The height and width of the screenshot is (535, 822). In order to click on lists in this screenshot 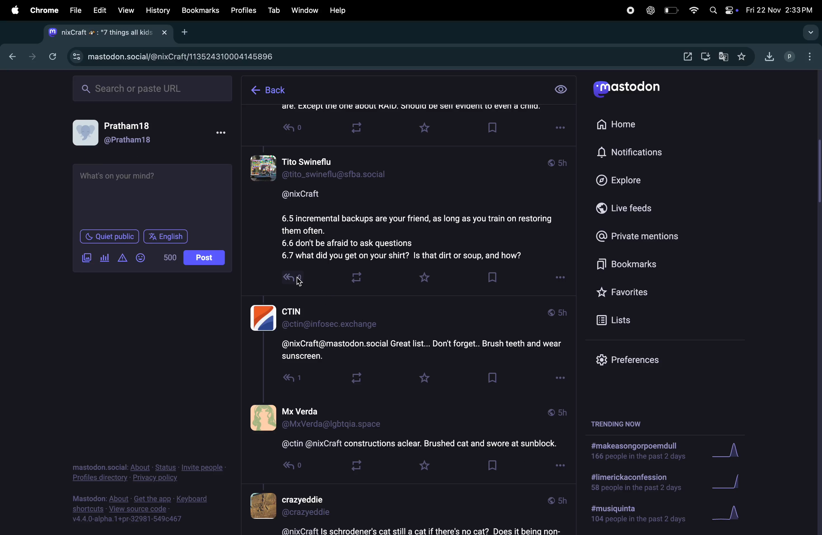, I will do `click(643, 321)`.